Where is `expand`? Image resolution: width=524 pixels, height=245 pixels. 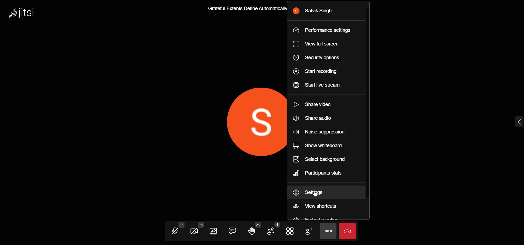
expand is located at coordinates (517, 121).